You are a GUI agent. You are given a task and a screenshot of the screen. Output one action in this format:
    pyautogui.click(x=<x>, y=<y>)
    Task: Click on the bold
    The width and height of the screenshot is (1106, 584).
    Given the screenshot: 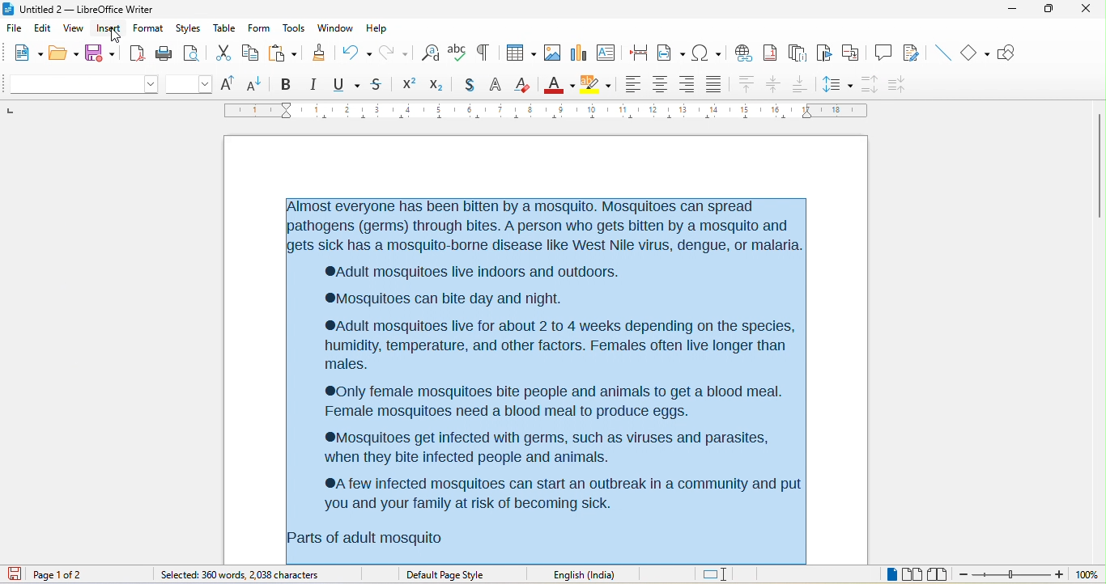 What is the action you would take?
    pyautogui.click(x=286, y=83)
    